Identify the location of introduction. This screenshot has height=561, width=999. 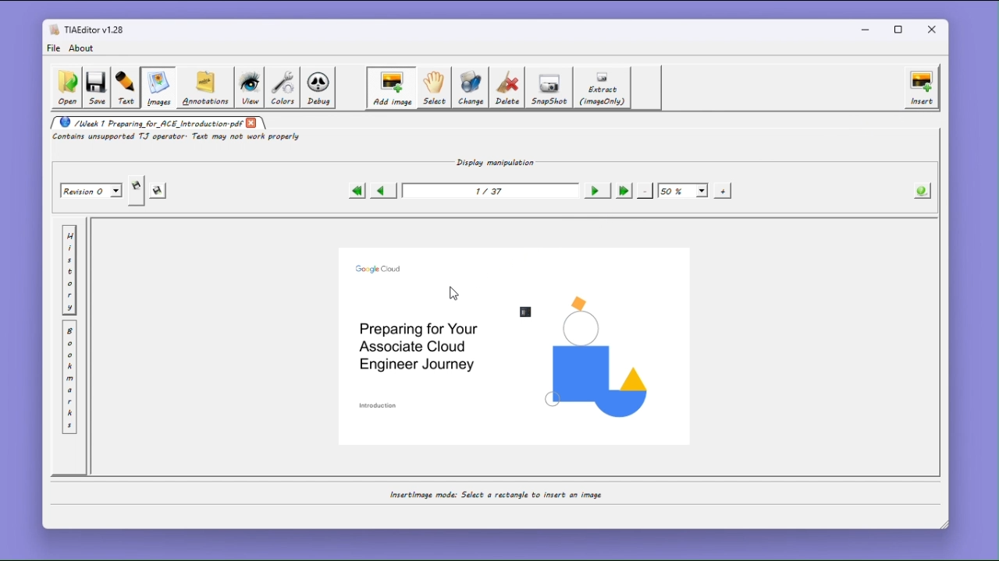
(379, 405).